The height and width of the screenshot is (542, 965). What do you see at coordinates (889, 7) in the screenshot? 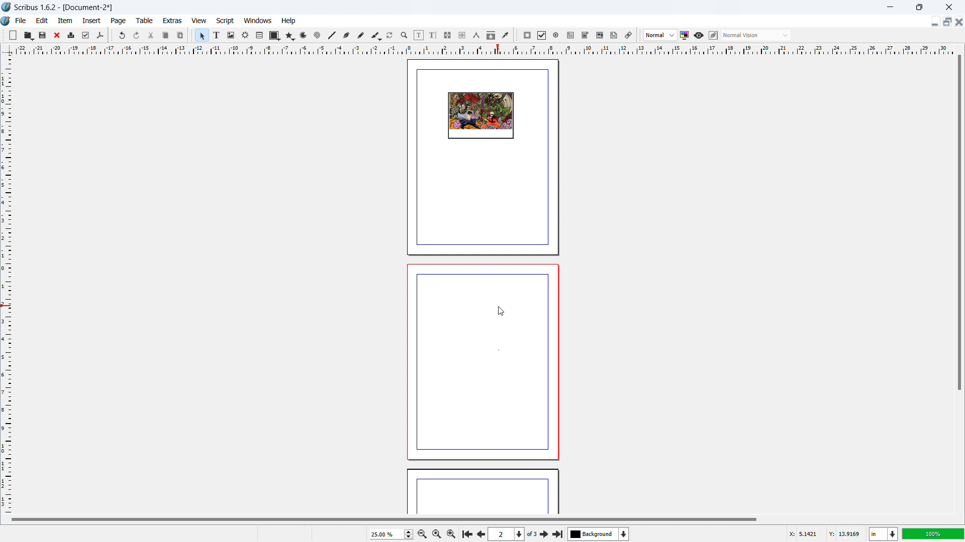
I see `minimize window` at bounding box center [889, 7].